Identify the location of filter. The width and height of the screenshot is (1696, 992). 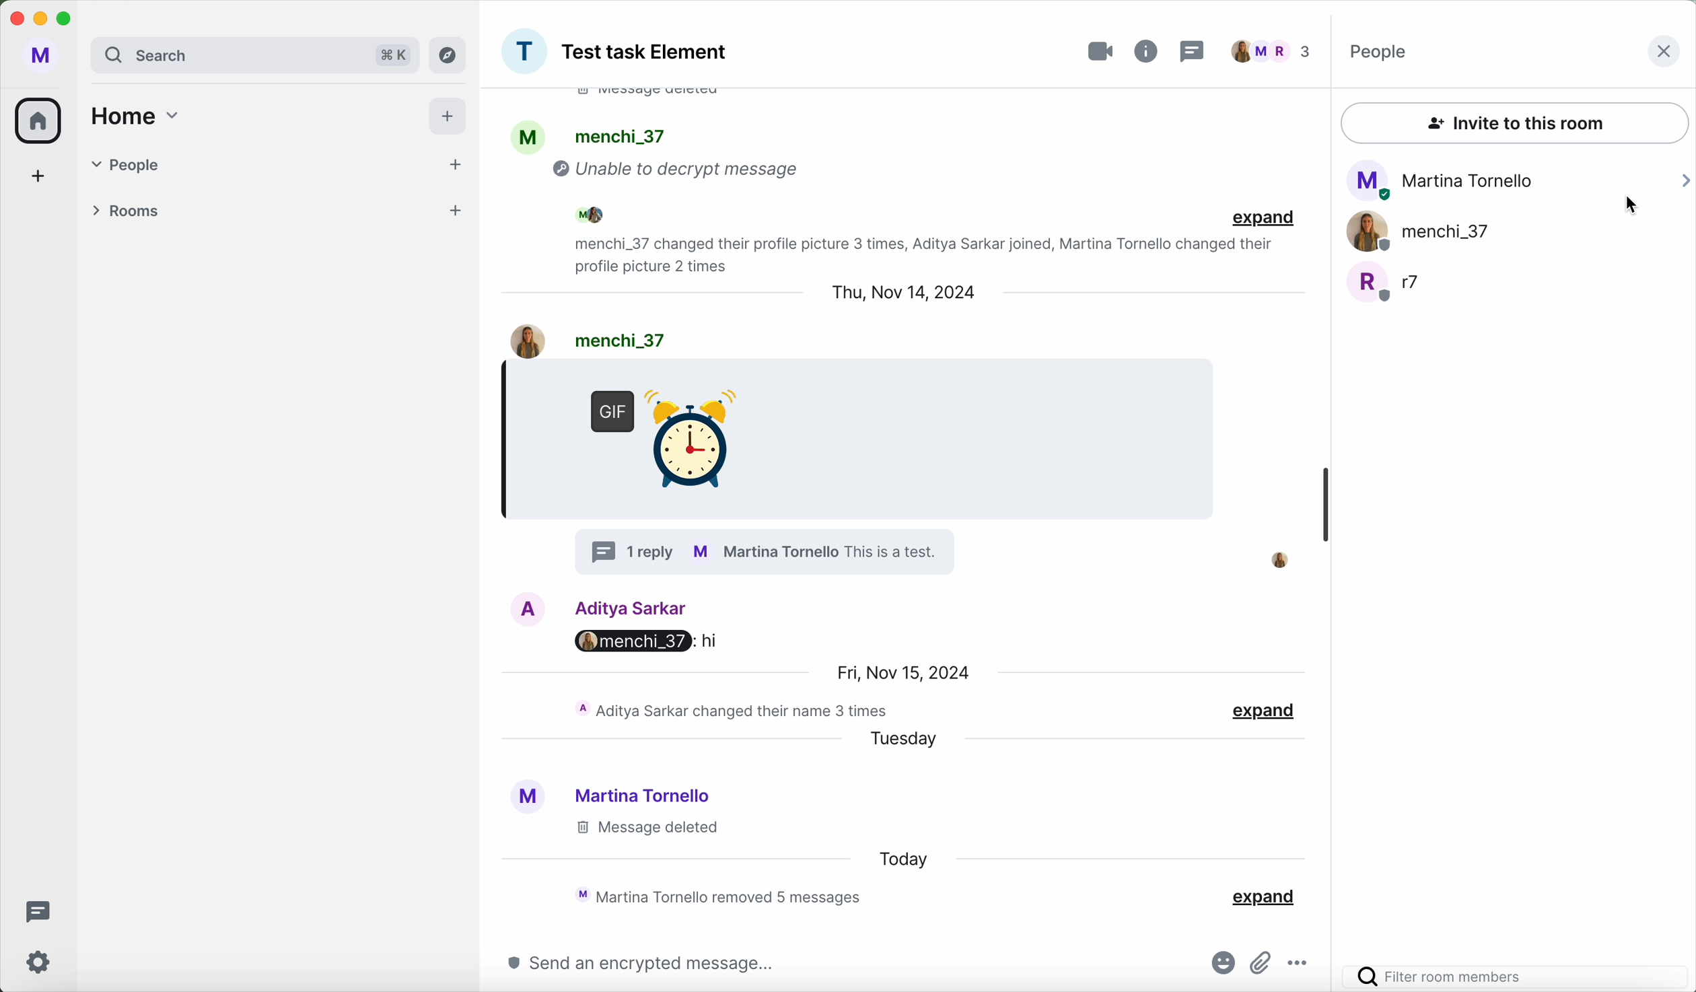
(1519, 977).